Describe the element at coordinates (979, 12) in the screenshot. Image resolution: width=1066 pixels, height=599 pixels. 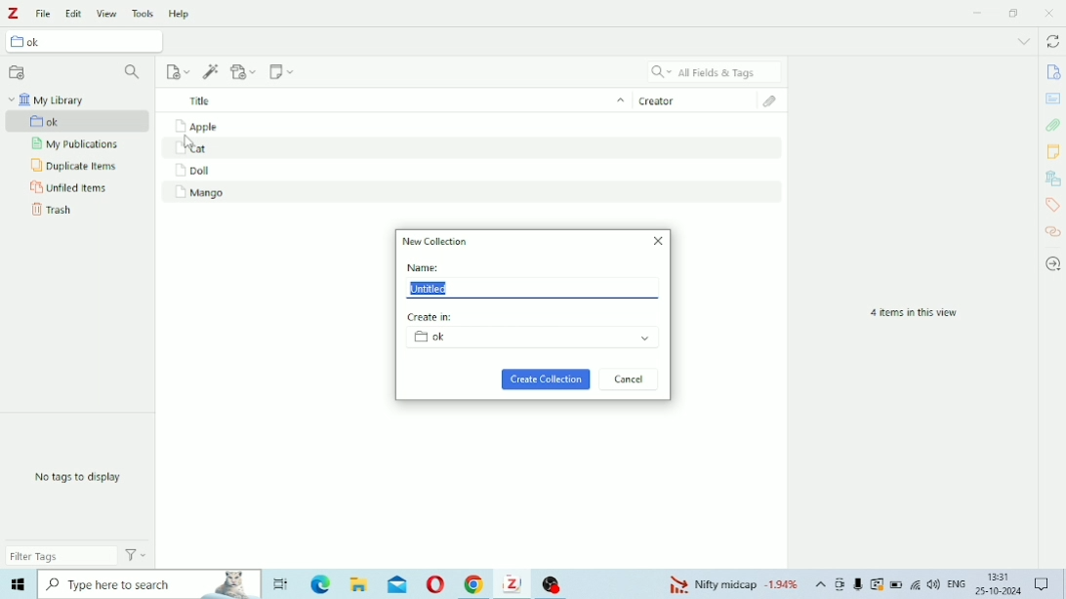
I see `Minimize` at that location.